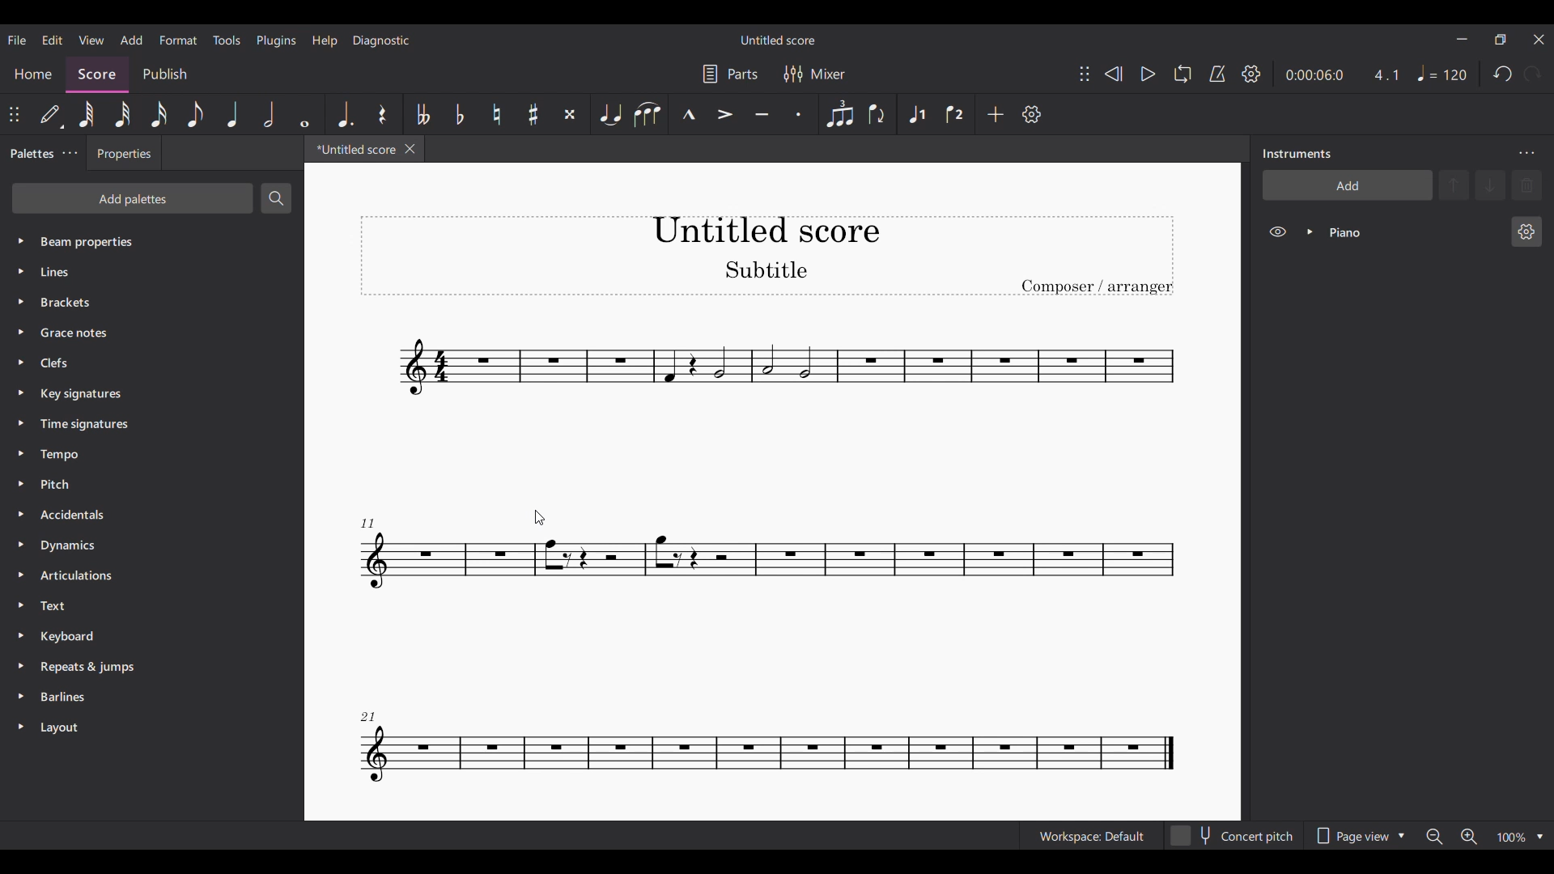 This screenshot has height=874, width=1554. What do you see at coordinates (135, 515) in the screenshot?
I see `Accidentals` at bounding box center [135, 515].